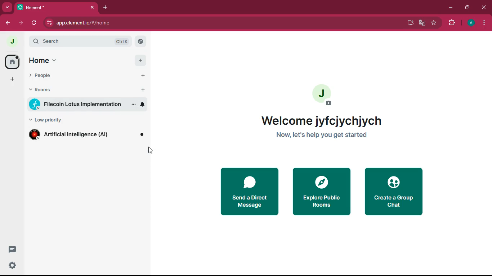 Image resolution: width=492 pixels, height=276 pixels. Describe the element at coordinates (394, 193) in the screenshot. I see `create group chate` at that location.